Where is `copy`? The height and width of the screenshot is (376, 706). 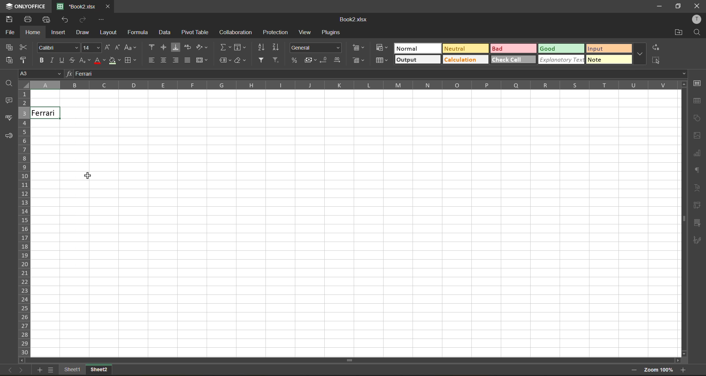
copy is located at coordinates (9, 47).